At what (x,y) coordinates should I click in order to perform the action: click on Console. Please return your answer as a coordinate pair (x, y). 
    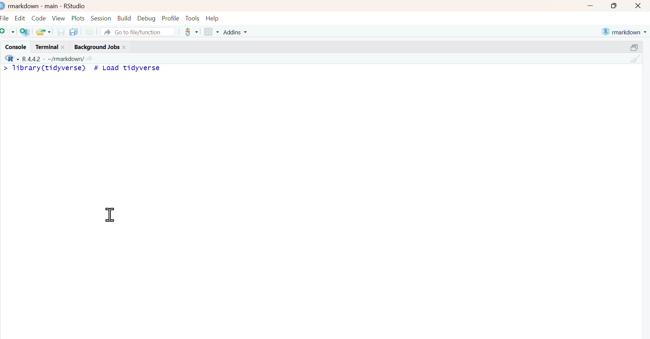
    Looking at the image, I should click on (14, 47).